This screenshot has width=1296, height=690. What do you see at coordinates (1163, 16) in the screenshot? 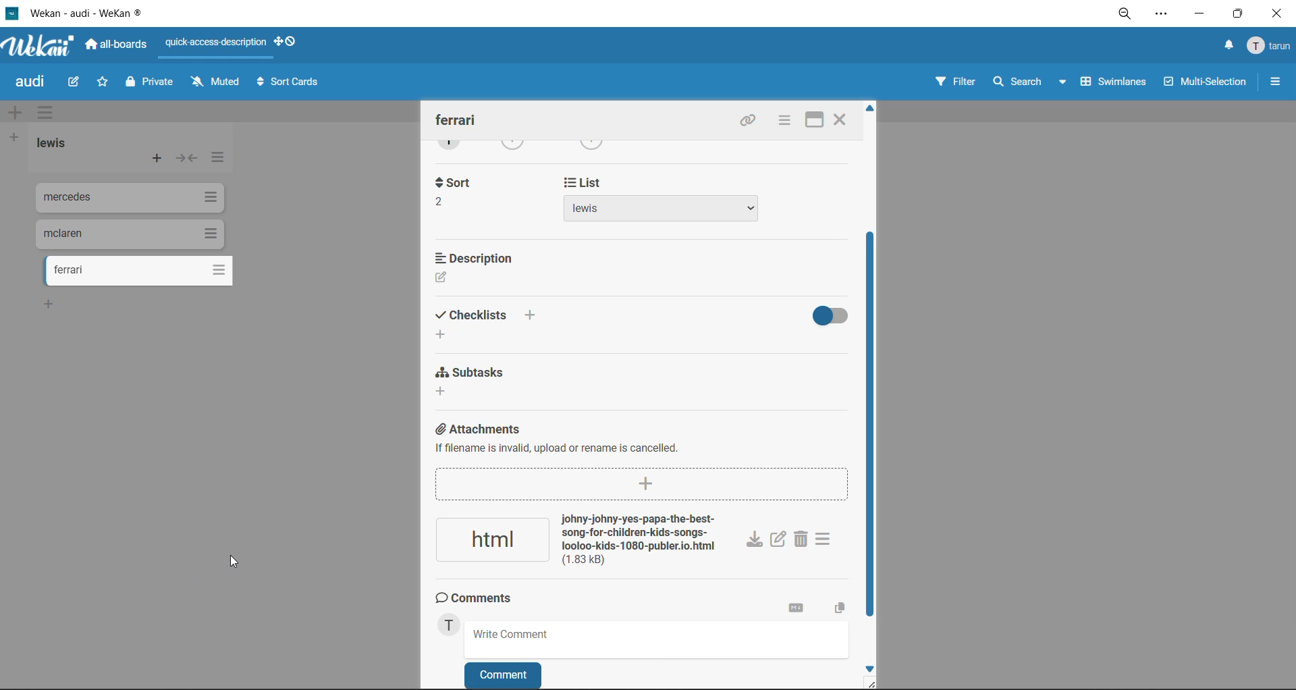
I see `settings` at bounding box center [1163, 16].